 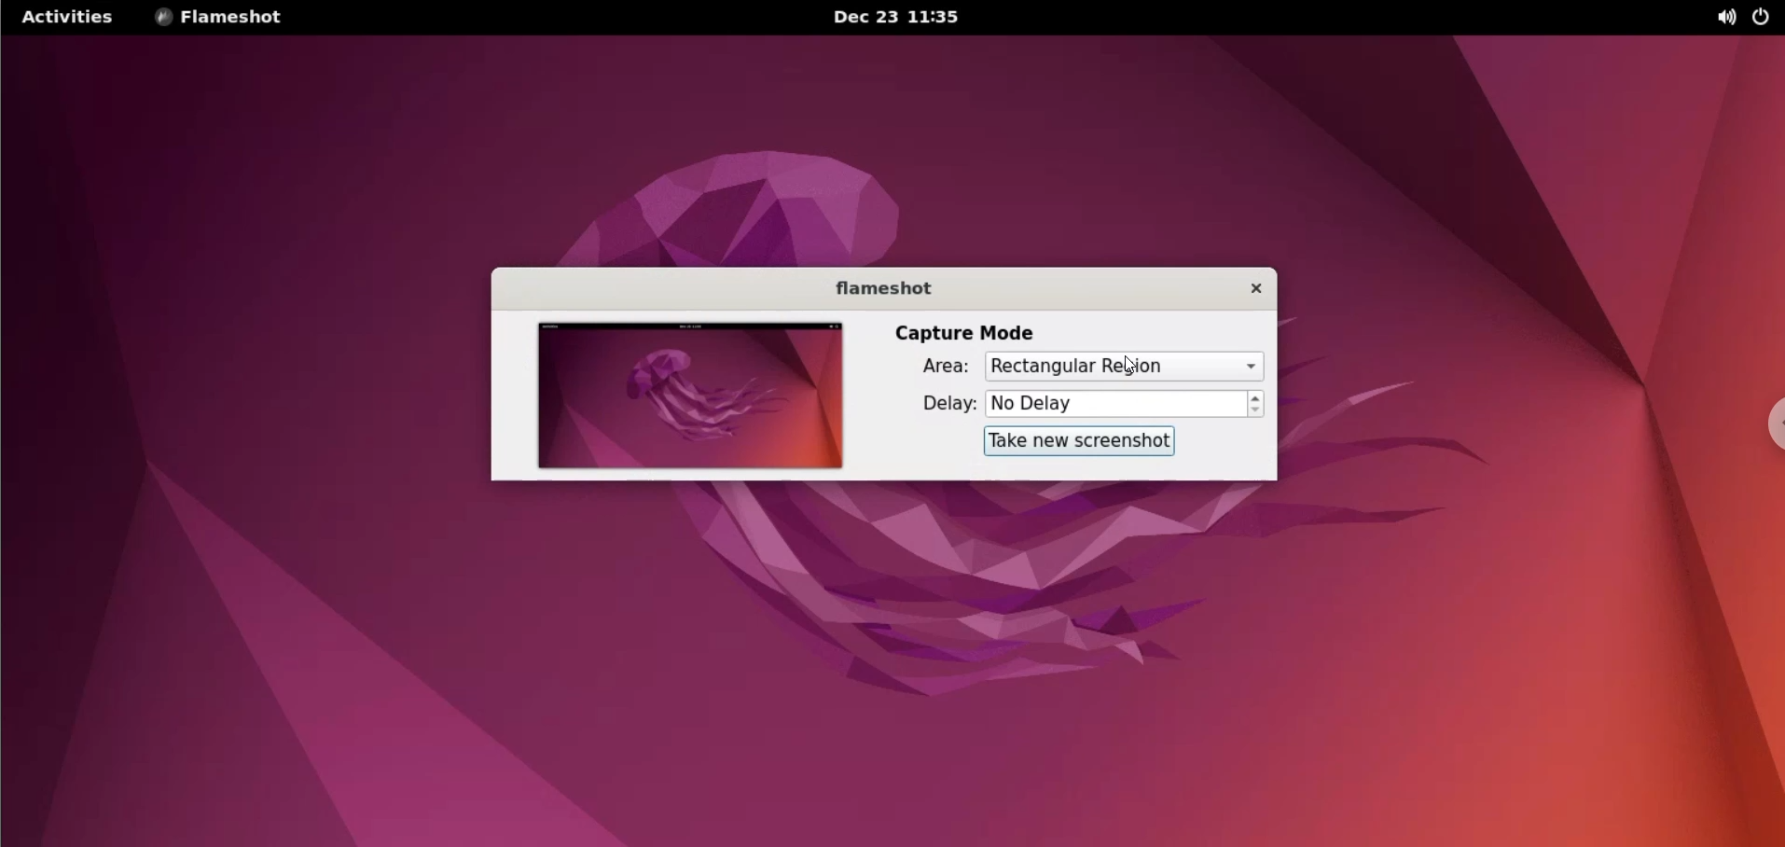 I want to click on activities, so click(x=67, y=17).